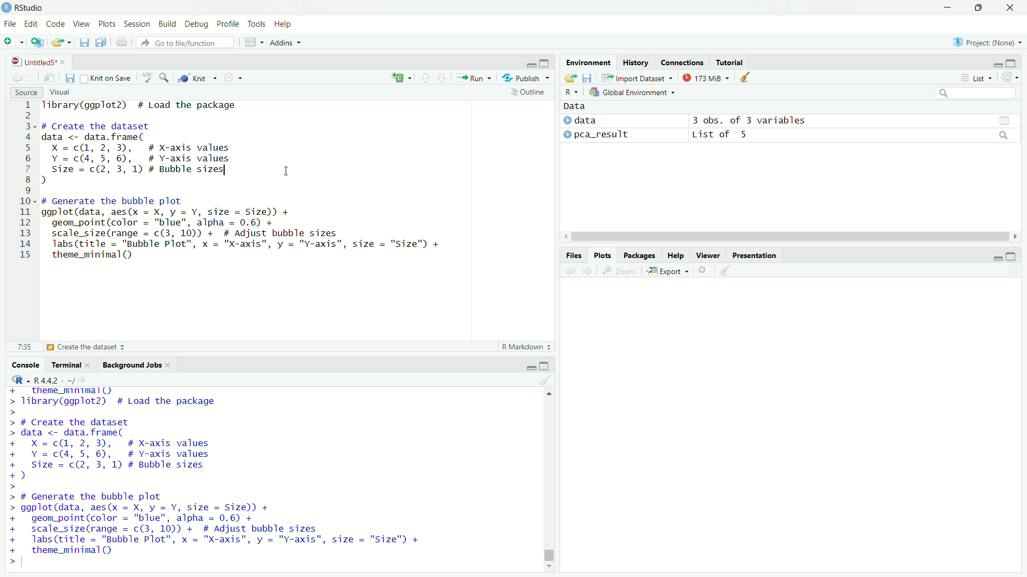  I want to click on publish, so click(525, 77).